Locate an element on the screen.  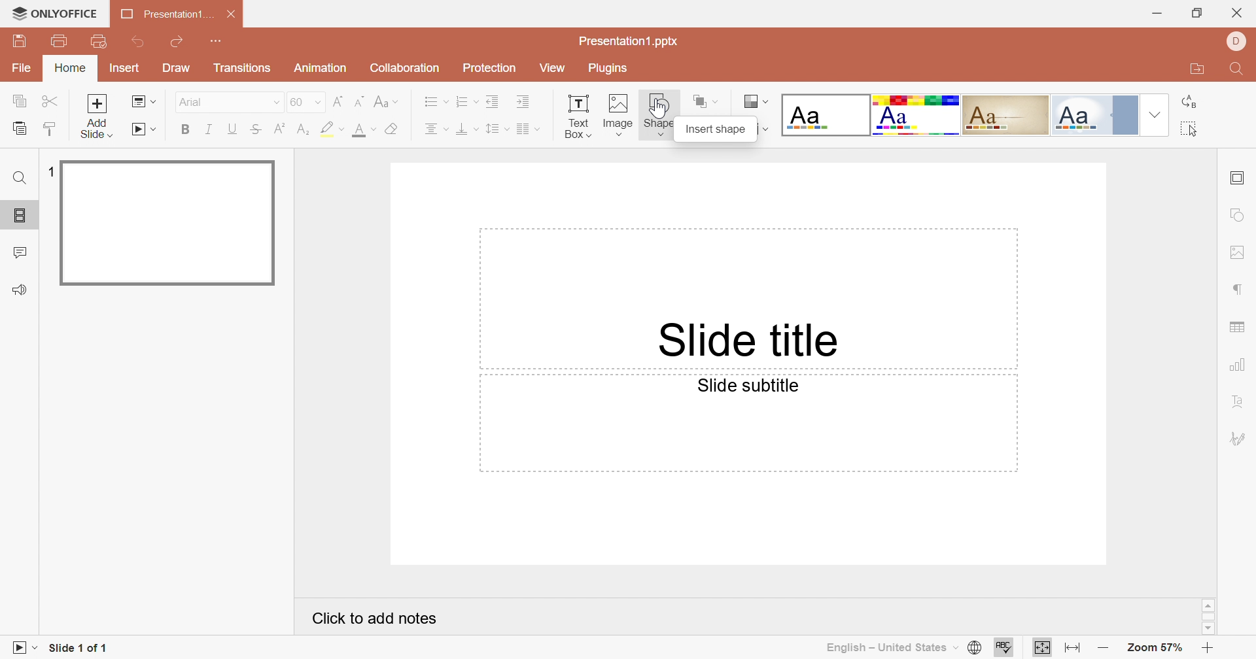
Subscript is located at coordinates (305, 130).